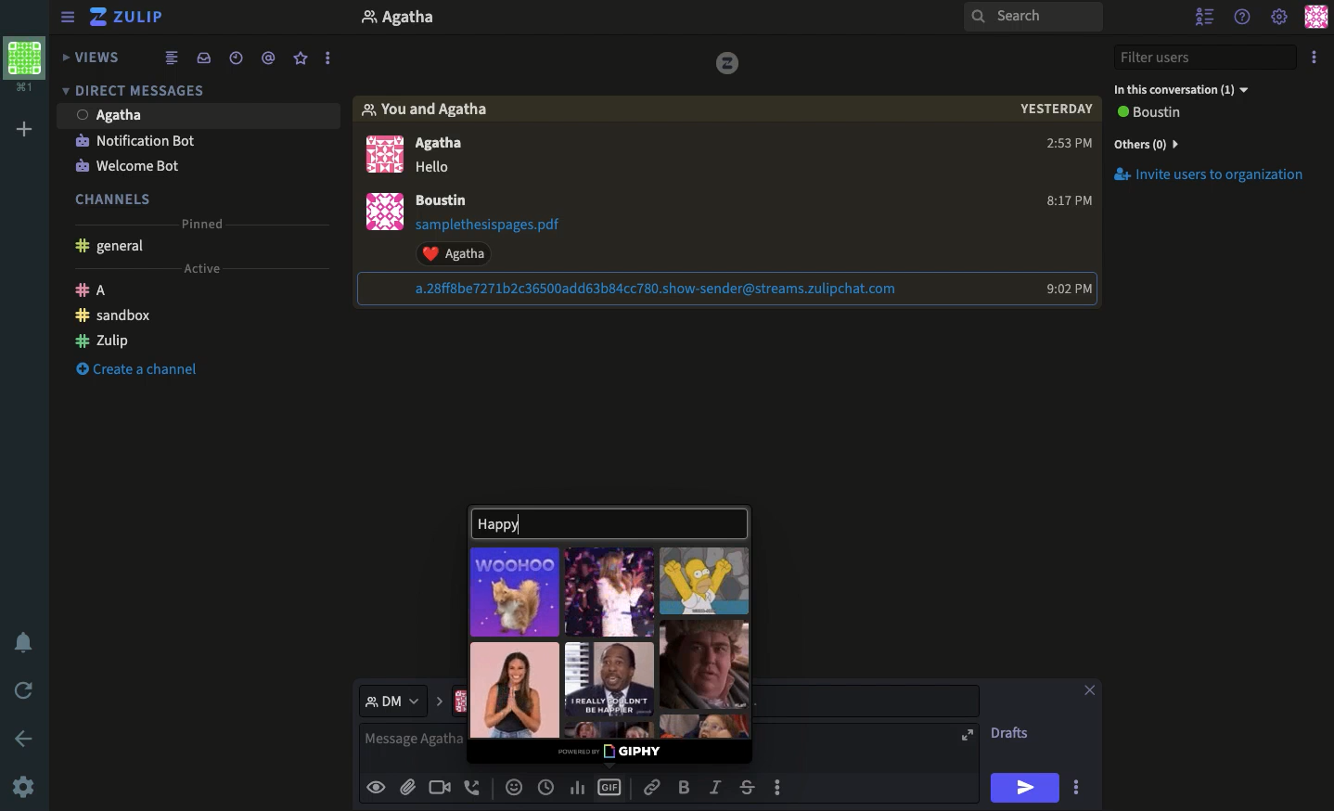 This screenshot has width=1334, height=811. What do you see at coordinates (116, 114) in the screenshot?
I see `User` at bounding box center [116, 114].